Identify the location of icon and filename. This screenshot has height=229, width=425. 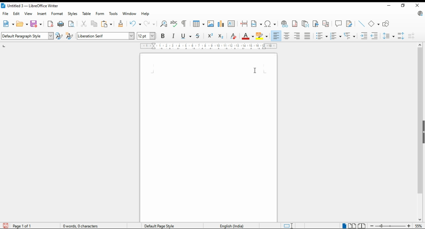
(30, 6).